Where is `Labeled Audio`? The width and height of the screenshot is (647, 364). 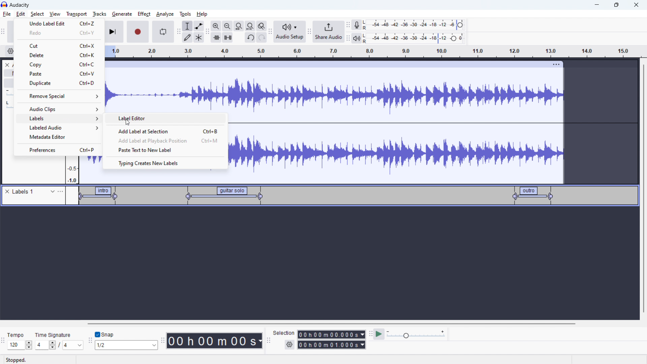 Labeled Audio is located at coordinates (63, 127).